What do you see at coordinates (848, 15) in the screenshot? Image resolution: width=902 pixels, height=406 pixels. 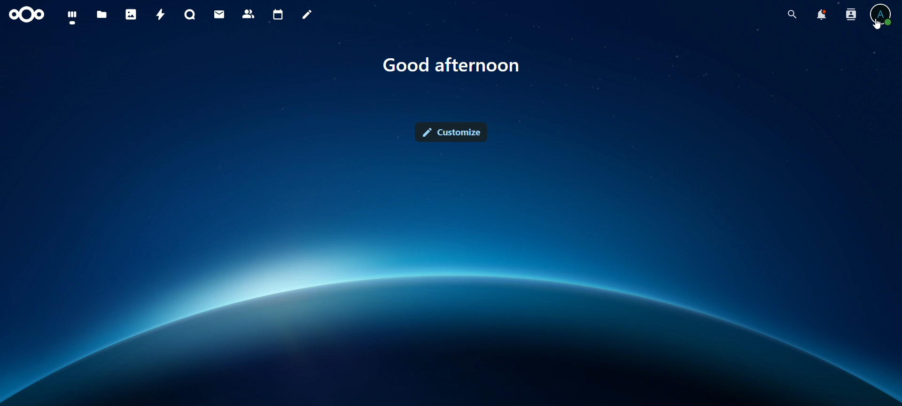 I see `search contacts` at bounding box center [848, 15].